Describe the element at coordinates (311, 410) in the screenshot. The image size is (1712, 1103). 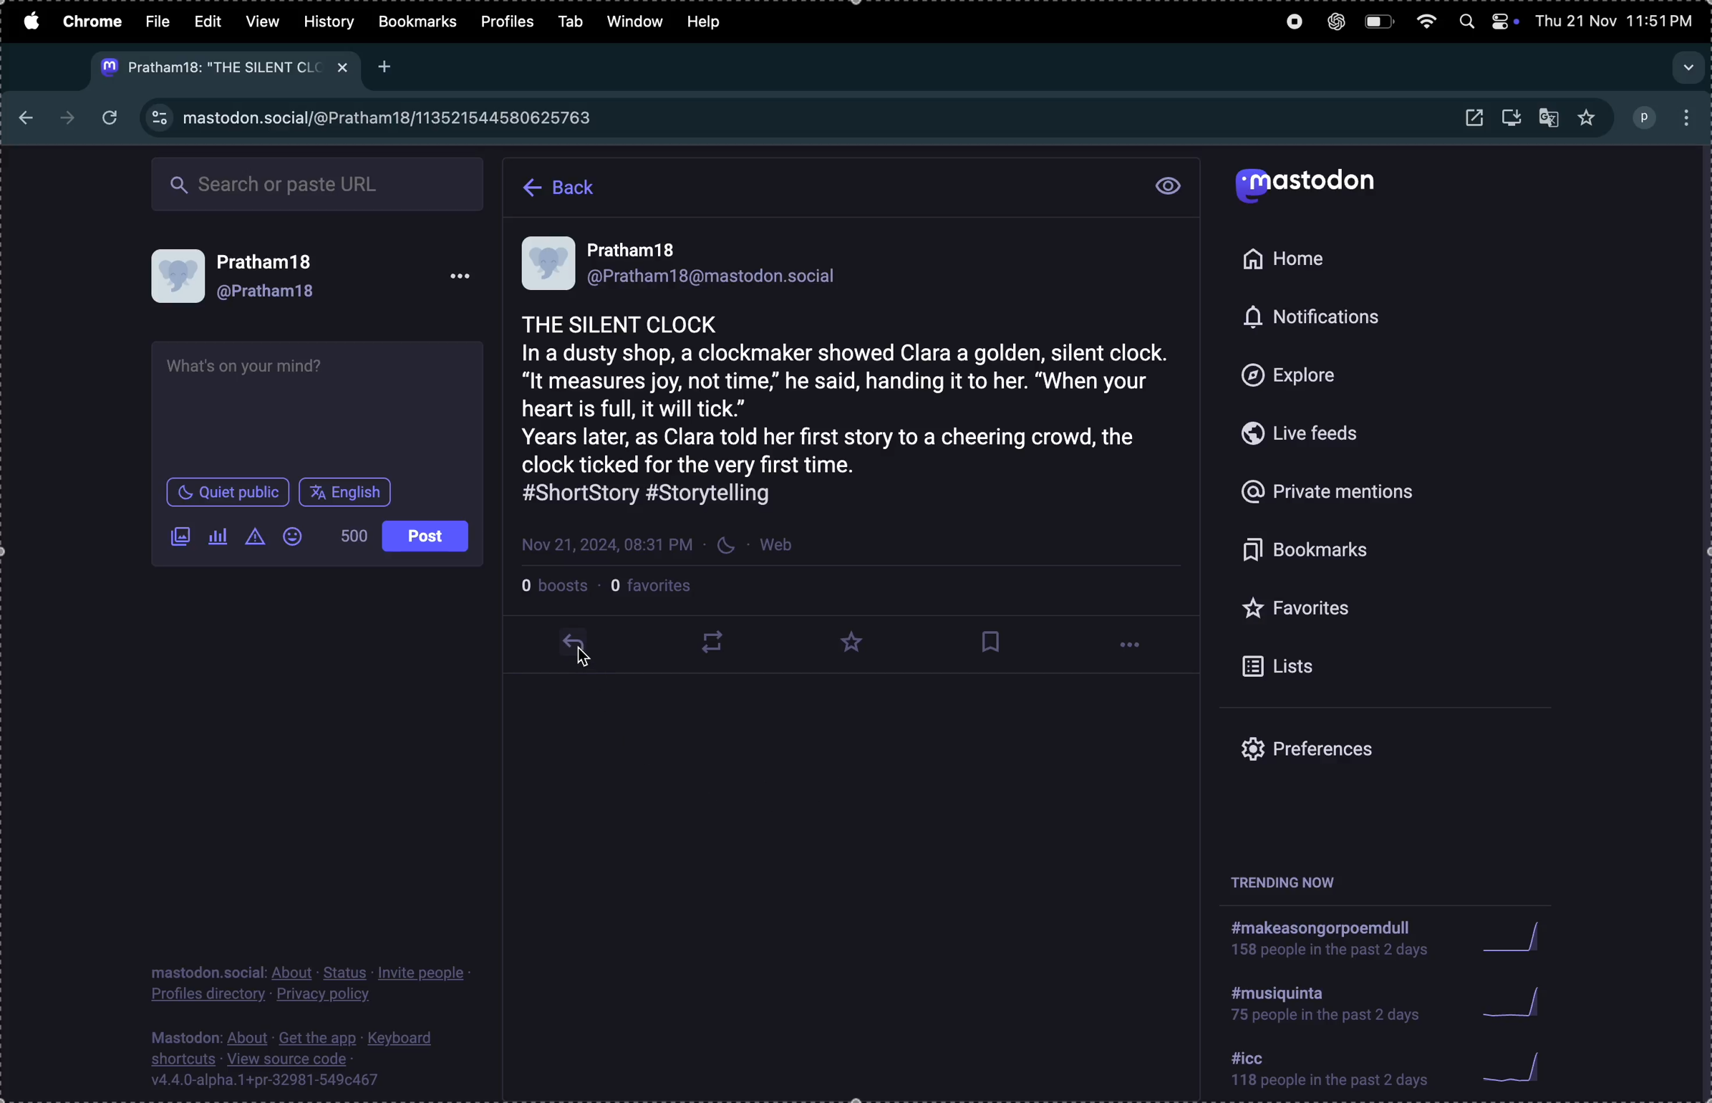
I see `textbox` at that location.